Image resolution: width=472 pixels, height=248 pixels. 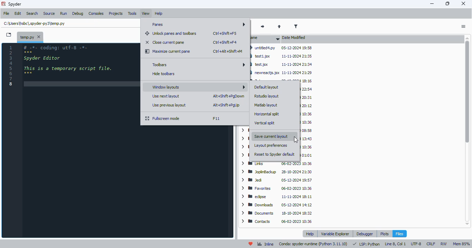 What do you see at coordinates (275, 154) in the screenshot?
I see `reset to spyder default` at bounding box center [275, 154].